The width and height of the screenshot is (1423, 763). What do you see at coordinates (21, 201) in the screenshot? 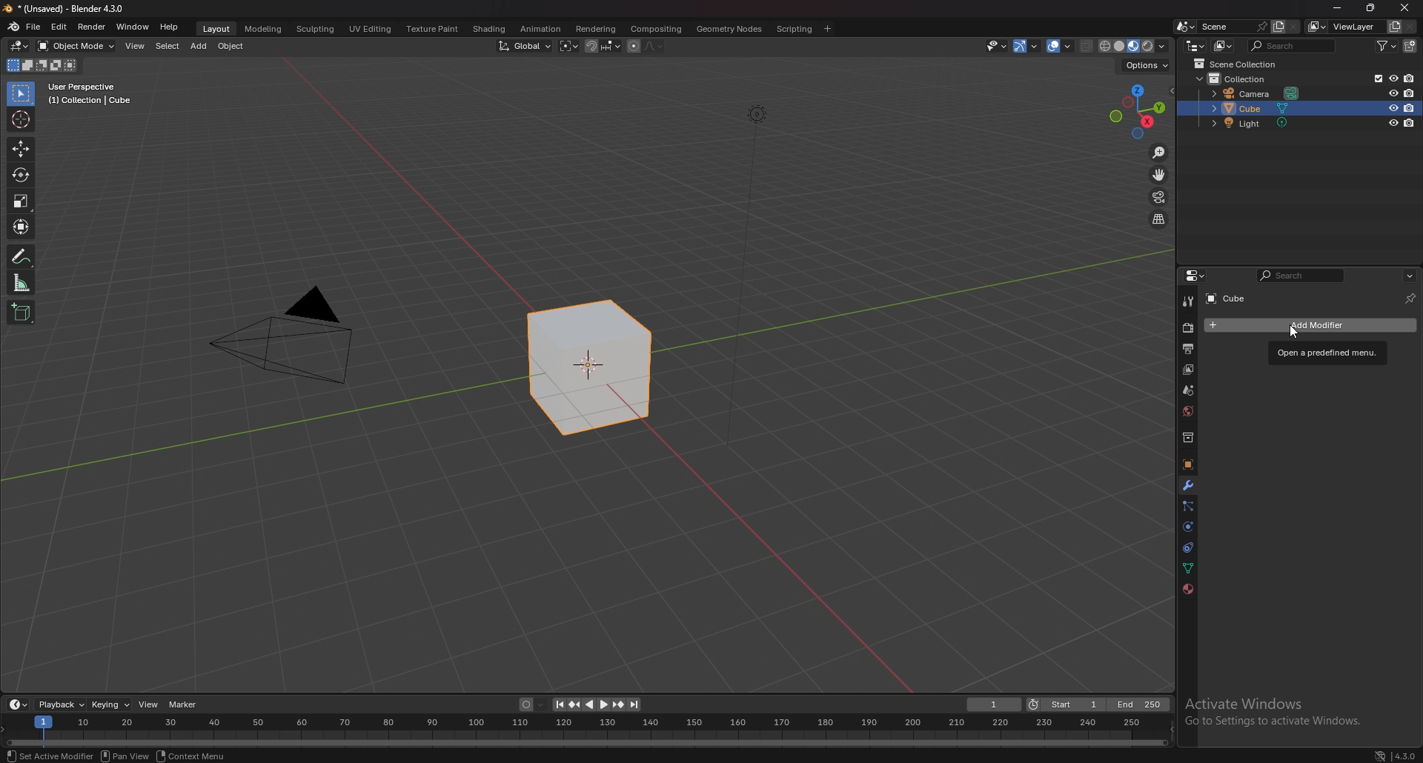
I see `scale` at bounding box center [21, 201].